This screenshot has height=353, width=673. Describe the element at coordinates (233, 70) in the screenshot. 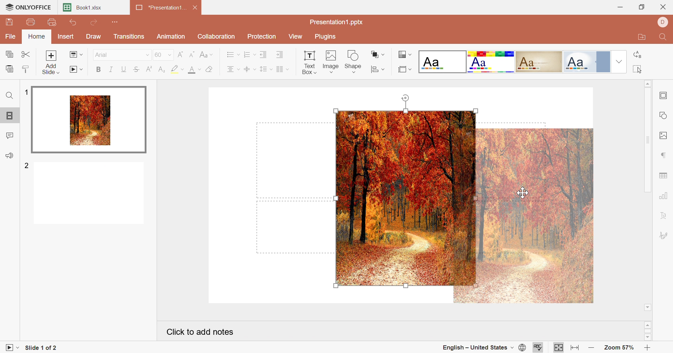

I see `Horizontal align` at that location.